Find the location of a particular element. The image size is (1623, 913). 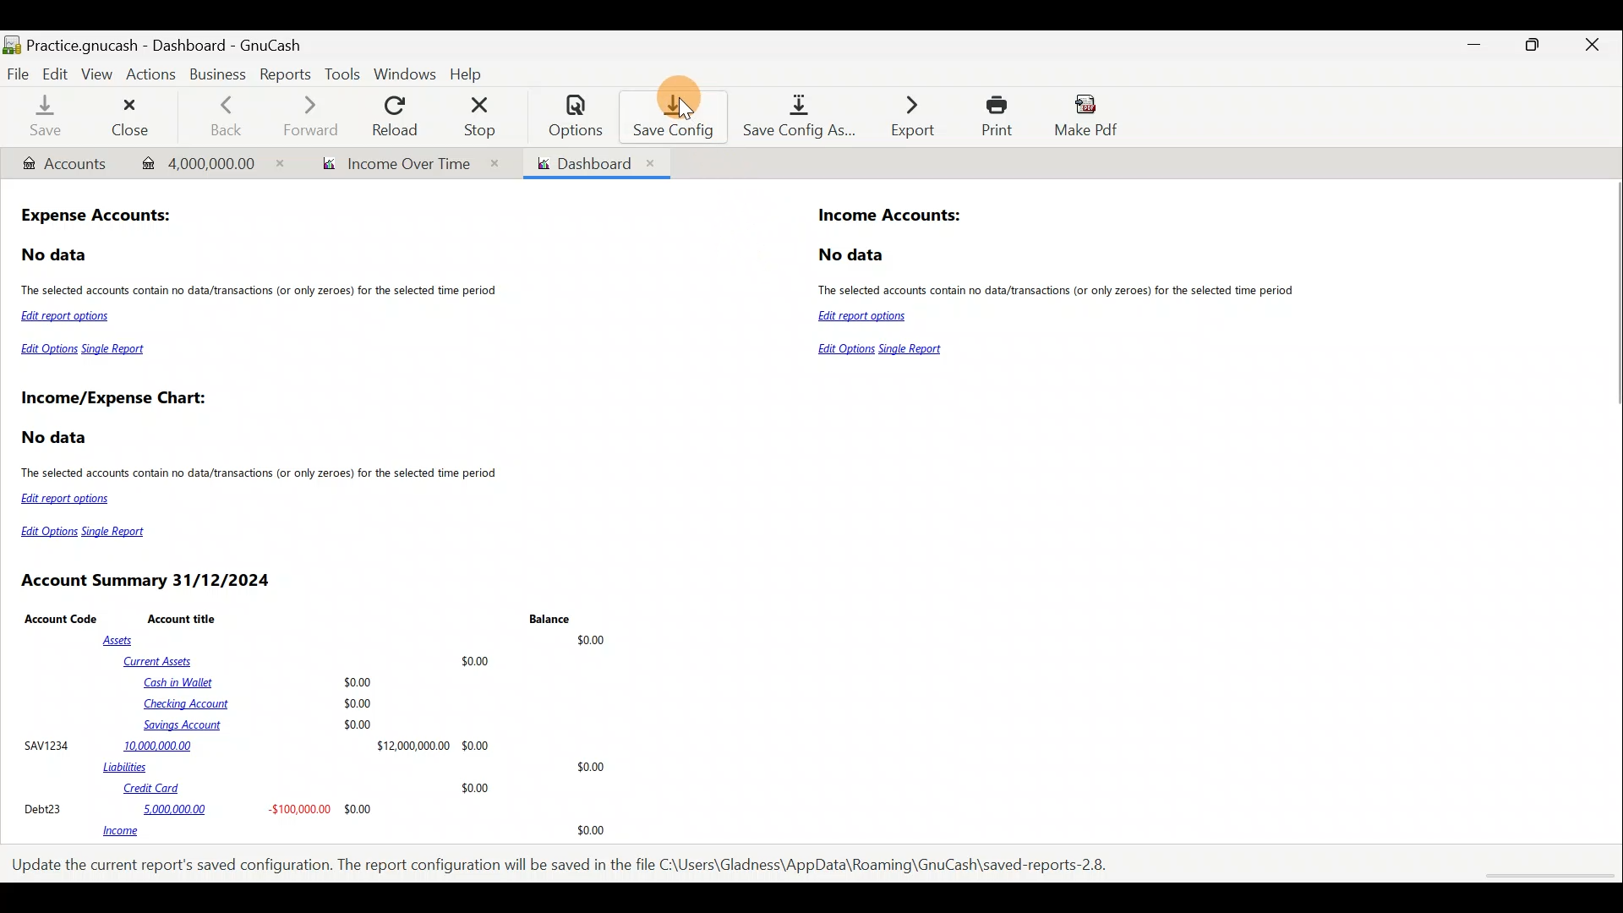

Report is located at coordinates (403, 164).